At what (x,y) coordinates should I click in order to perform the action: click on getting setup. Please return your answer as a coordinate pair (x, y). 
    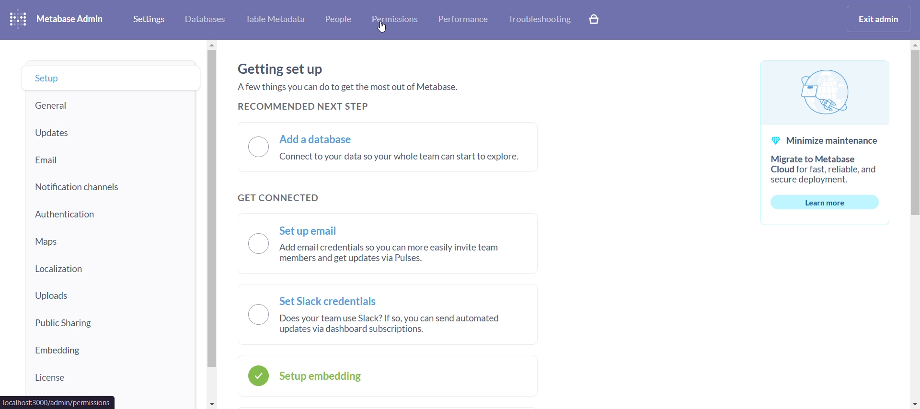
    Looking at the image, I should click on (283, 69).